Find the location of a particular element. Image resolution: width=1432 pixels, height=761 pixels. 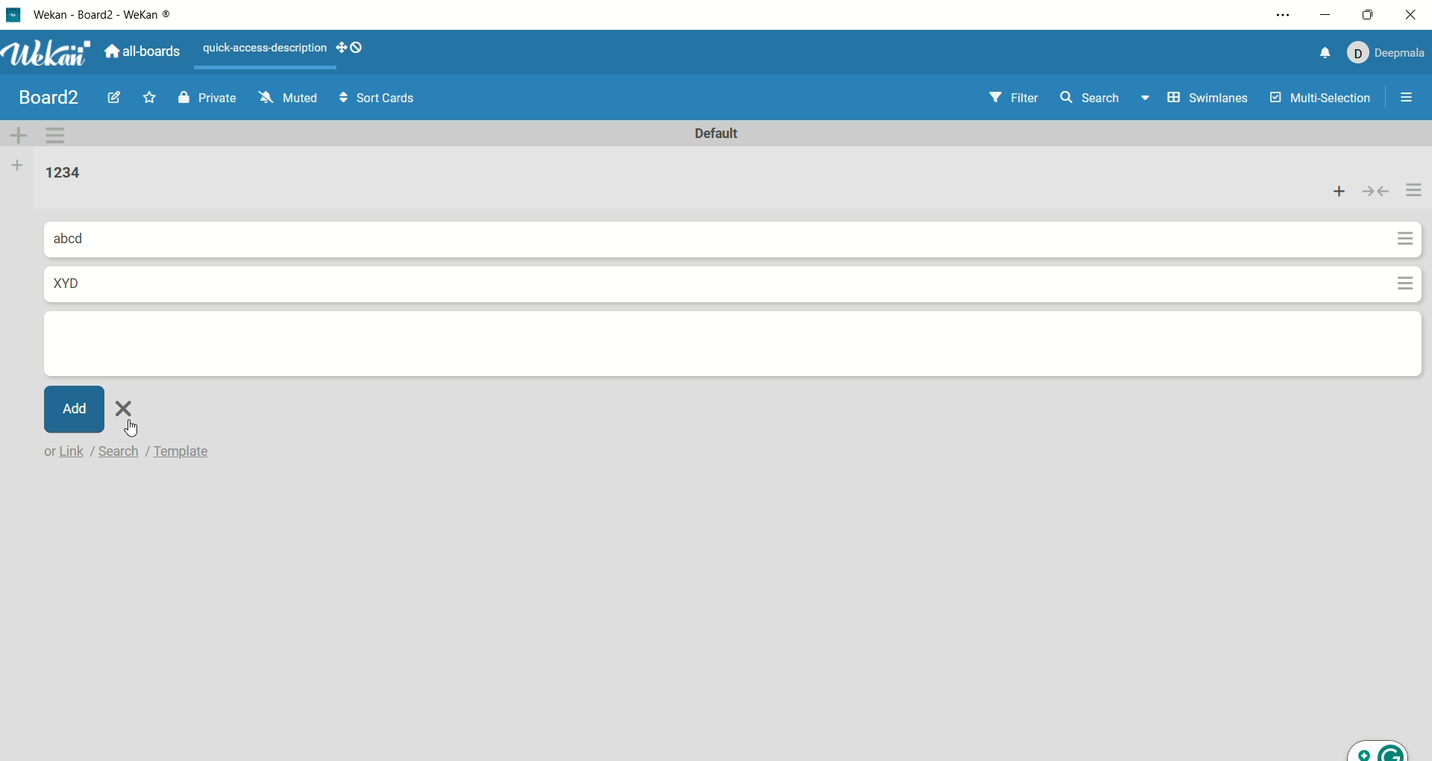

account is located at coordinates (1386, 50).